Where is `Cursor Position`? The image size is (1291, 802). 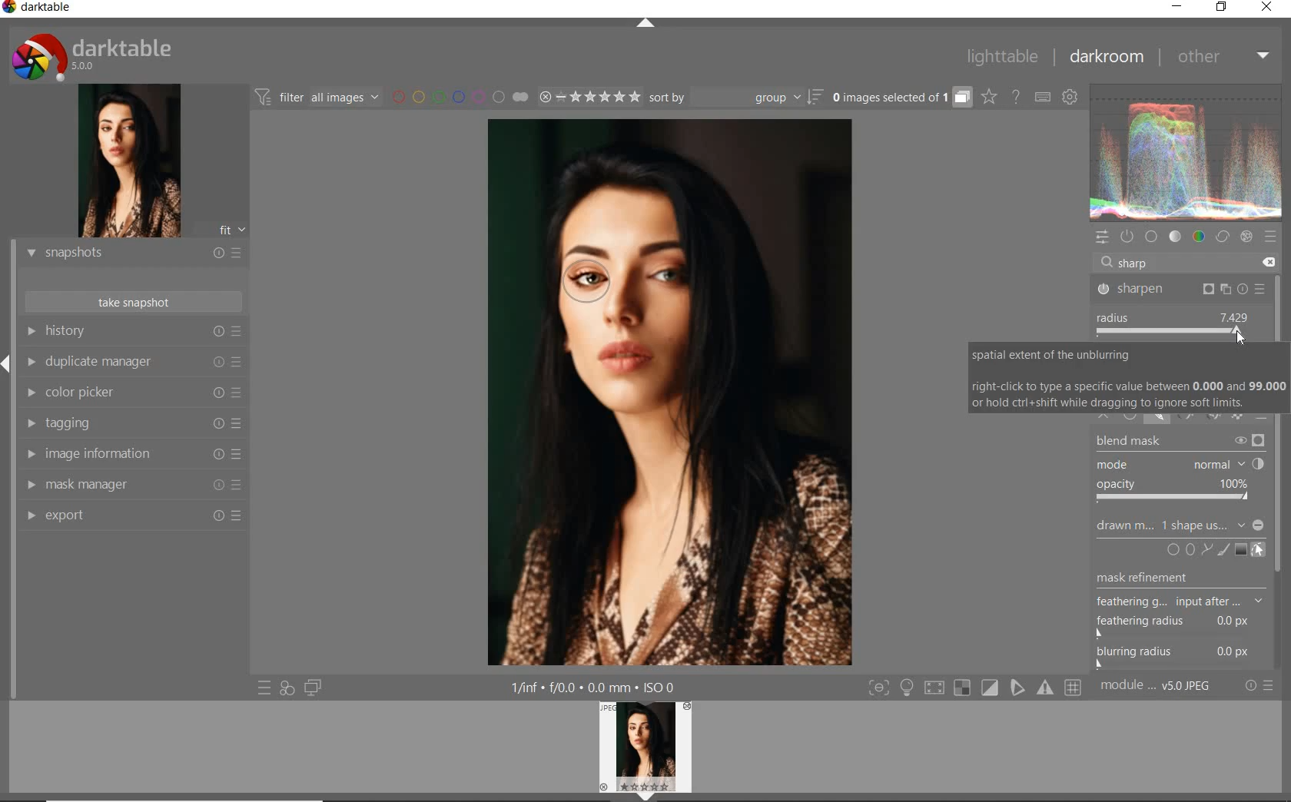
Cursor Position is located at coordinates (1243, 338).